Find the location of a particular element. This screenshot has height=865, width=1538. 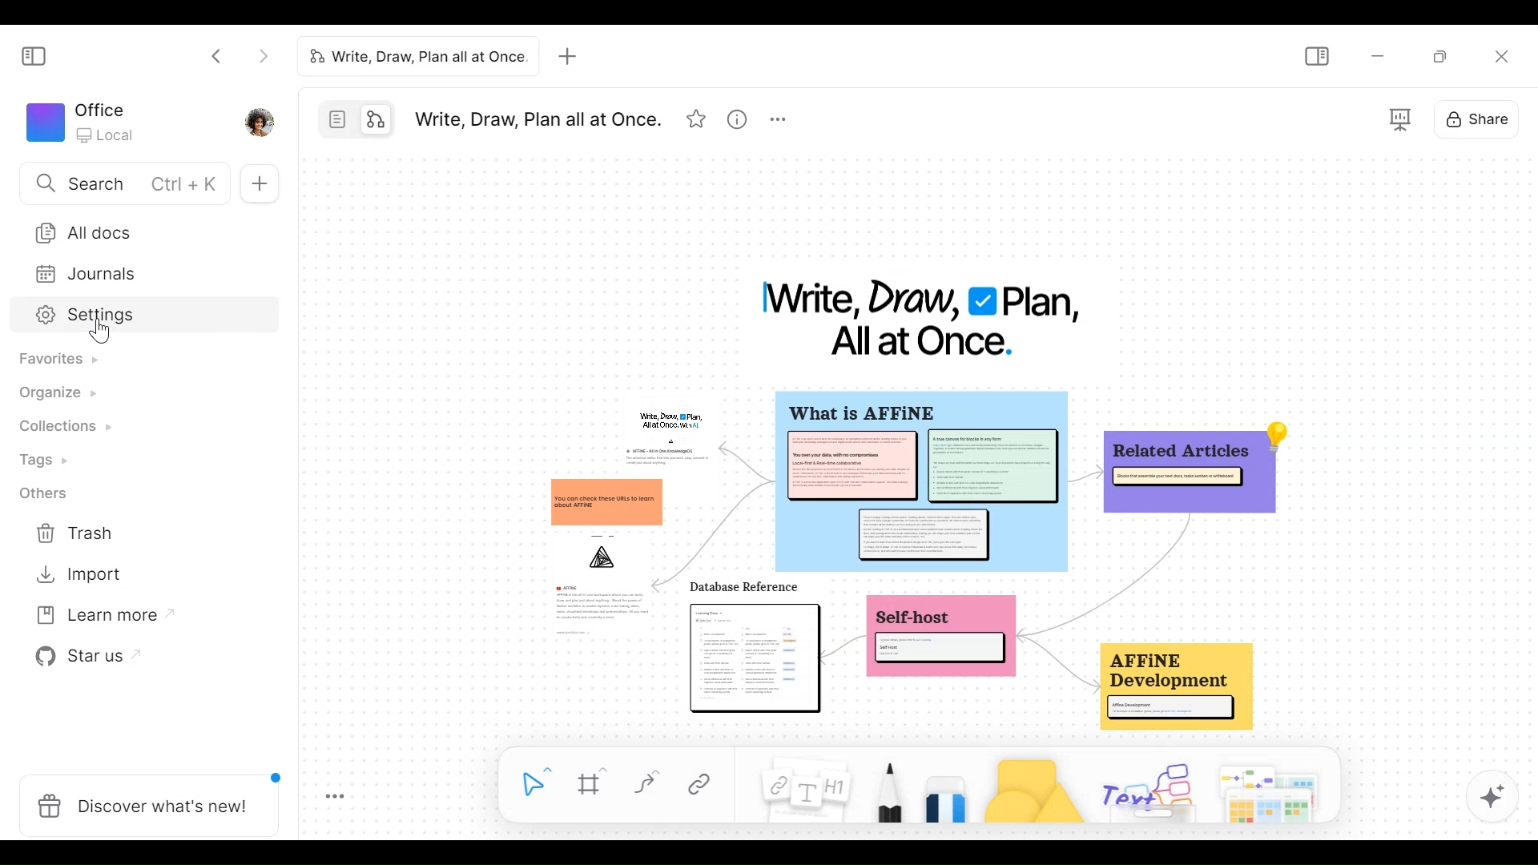

Organize is located at coordinates (56, 394).